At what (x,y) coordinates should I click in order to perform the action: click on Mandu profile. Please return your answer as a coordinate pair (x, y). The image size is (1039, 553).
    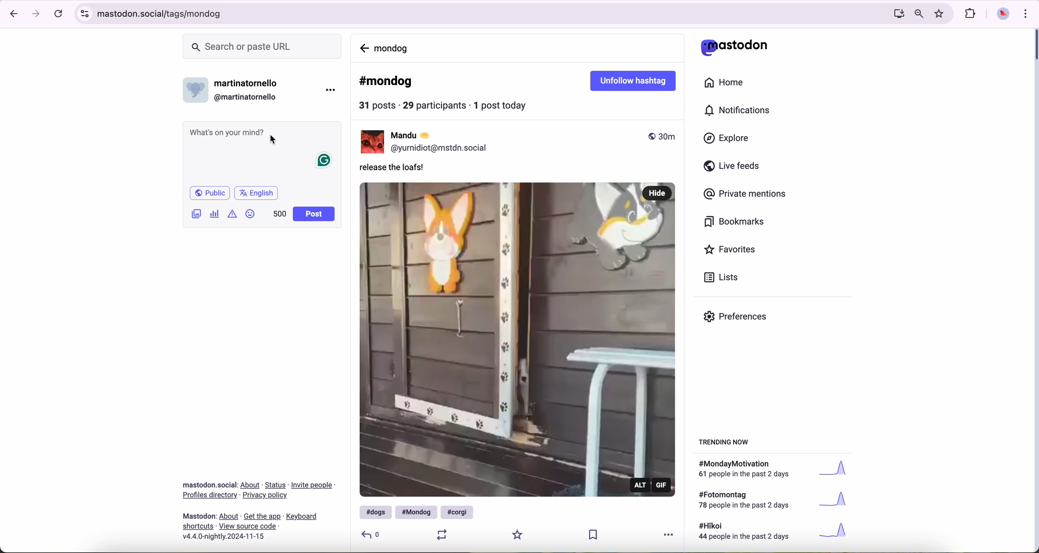
    Looking at the image, I should click on (371, 142).